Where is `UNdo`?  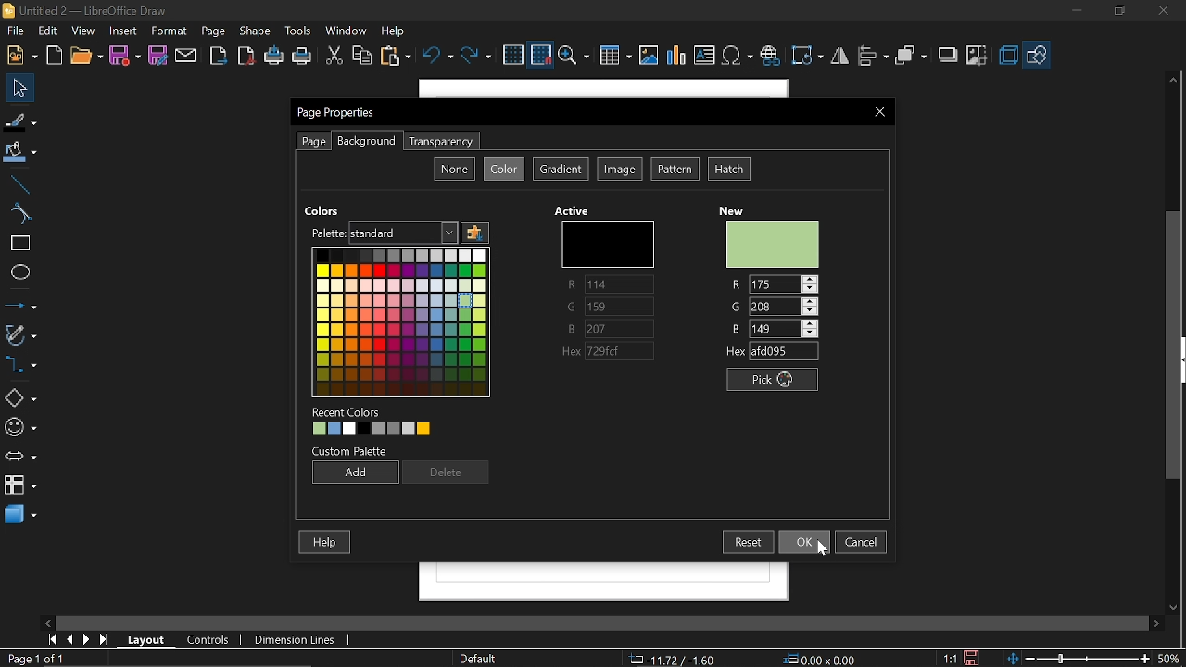 UNdo is located at coordinates (436, 57).